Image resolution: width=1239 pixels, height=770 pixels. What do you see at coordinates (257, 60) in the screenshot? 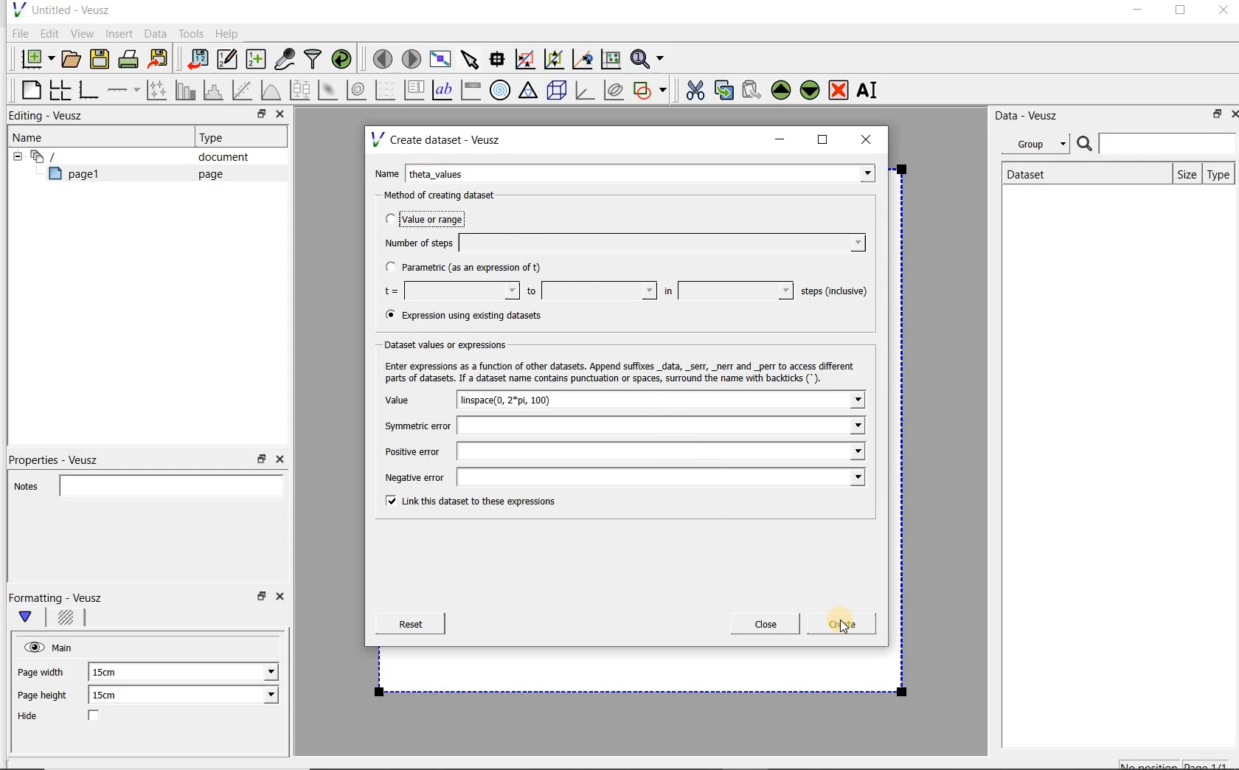
I see `create new datasets using ranges, parametrically or as functions of existing datasets` at bounding box center [257, 60].